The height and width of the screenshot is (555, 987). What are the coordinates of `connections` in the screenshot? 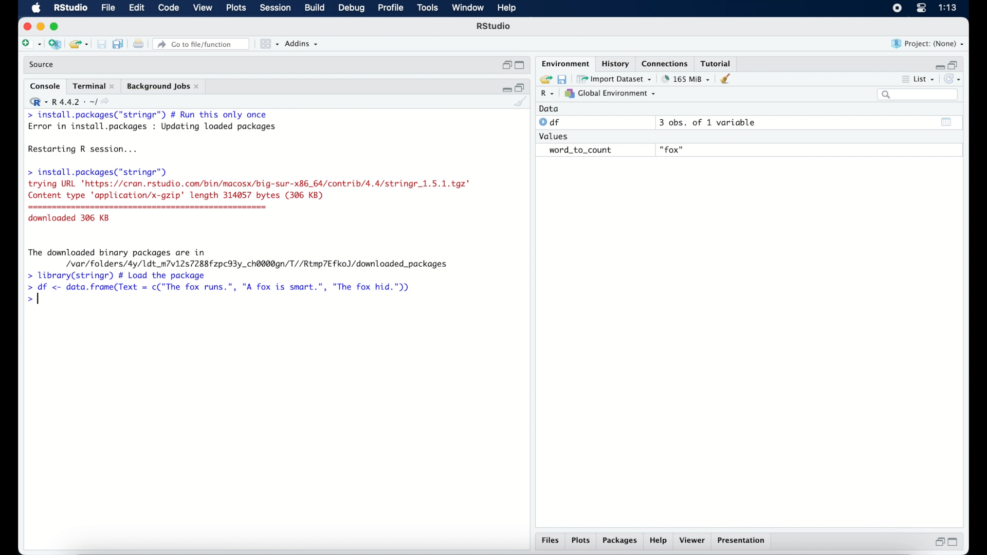 It's located at (666, 63).